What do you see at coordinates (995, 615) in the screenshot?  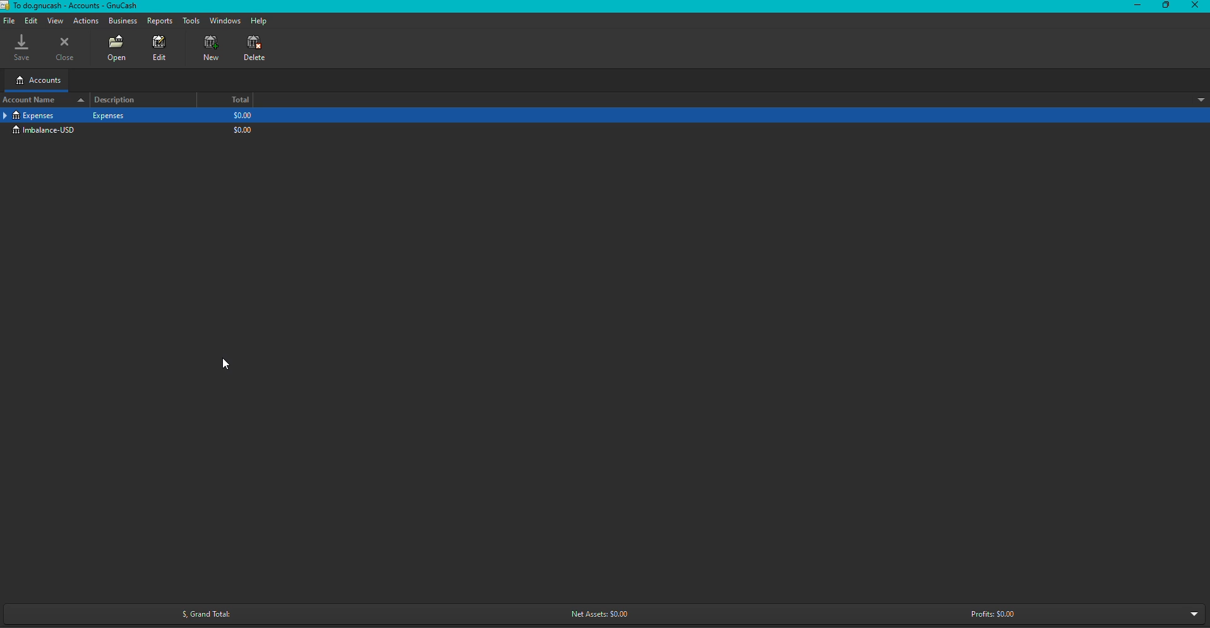 I see `Profits` at bounding box center [995, 615].